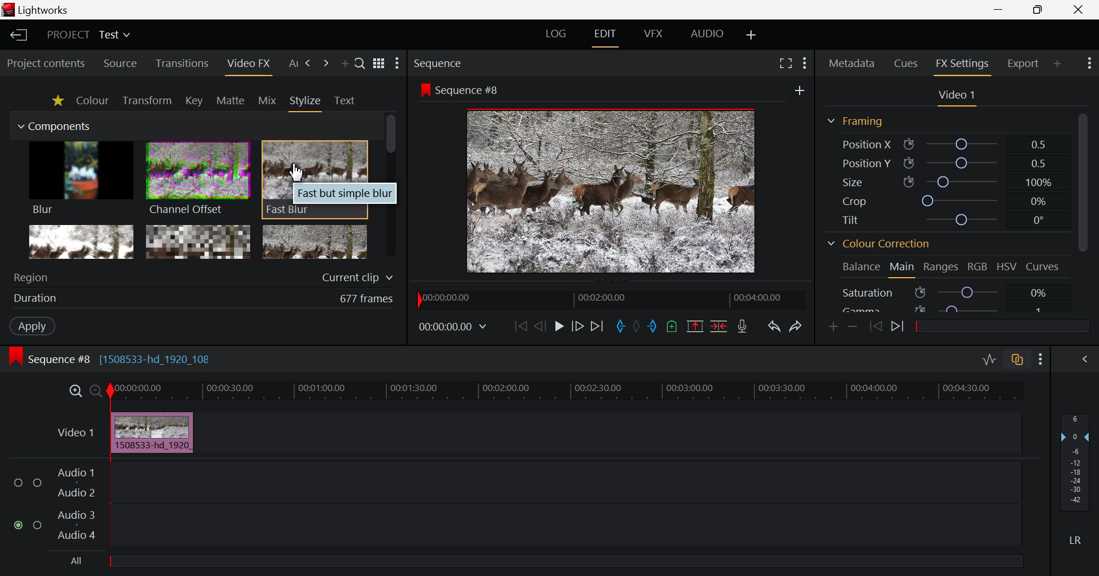 Image resolution: width=1099 pixels, height=576 pixels. What do you see at coordinates (580, 328) in the screenshot?
I see `Go Forward` at bounding box center [580, 328].